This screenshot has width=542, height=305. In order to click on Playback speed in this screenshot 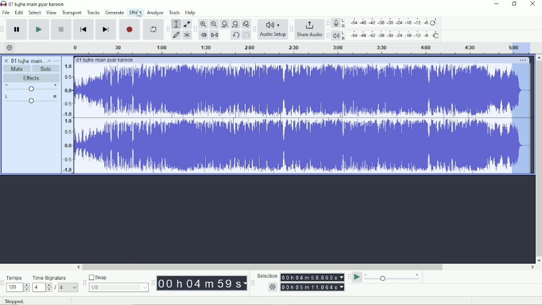, I will do `click(394, 277)`.